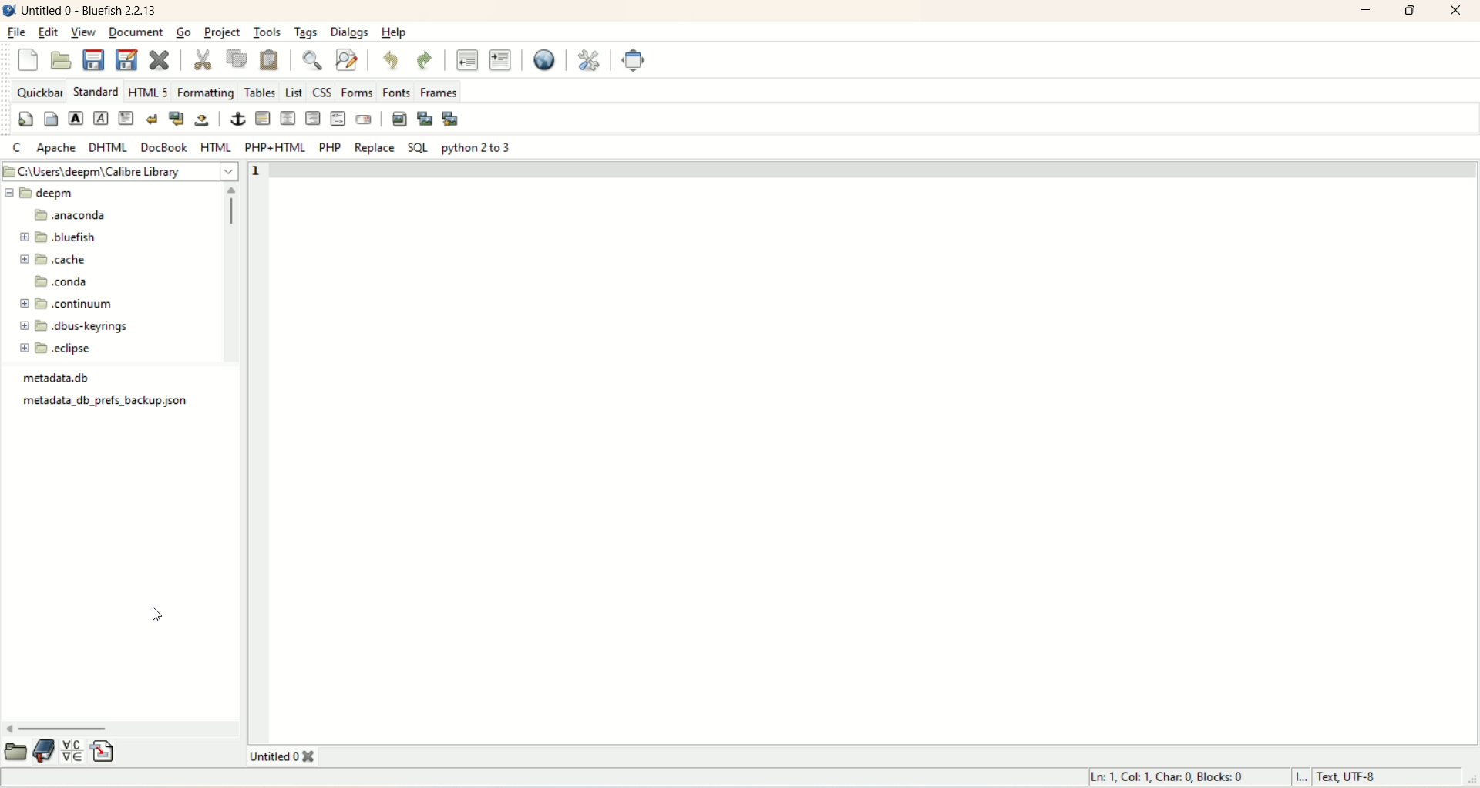  What do you see at coordinates (17, 148) in the screenshot?
I see `C` at bounding box center [17, 148].